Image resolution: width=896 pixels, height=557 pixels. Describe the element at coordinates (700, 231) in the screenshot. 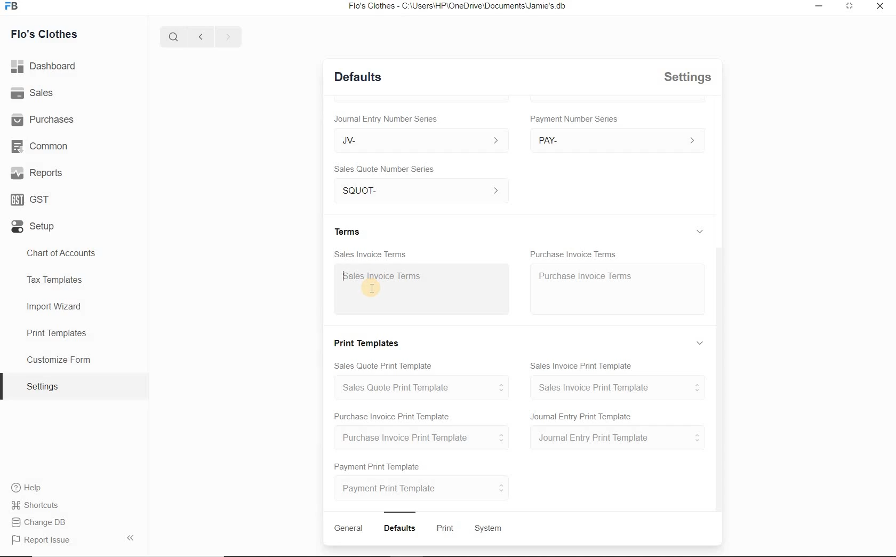

I see `Expand` at that location.